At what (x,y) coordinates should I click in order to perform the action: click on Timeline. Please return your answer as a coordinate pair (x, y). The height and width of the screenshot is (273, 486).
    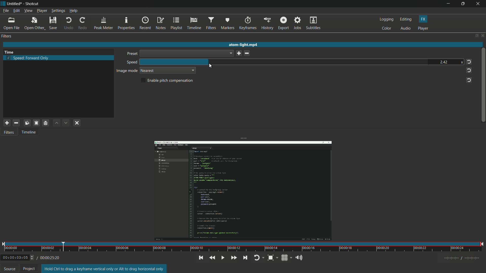
    Looking at the image, I should click on (31, 133).